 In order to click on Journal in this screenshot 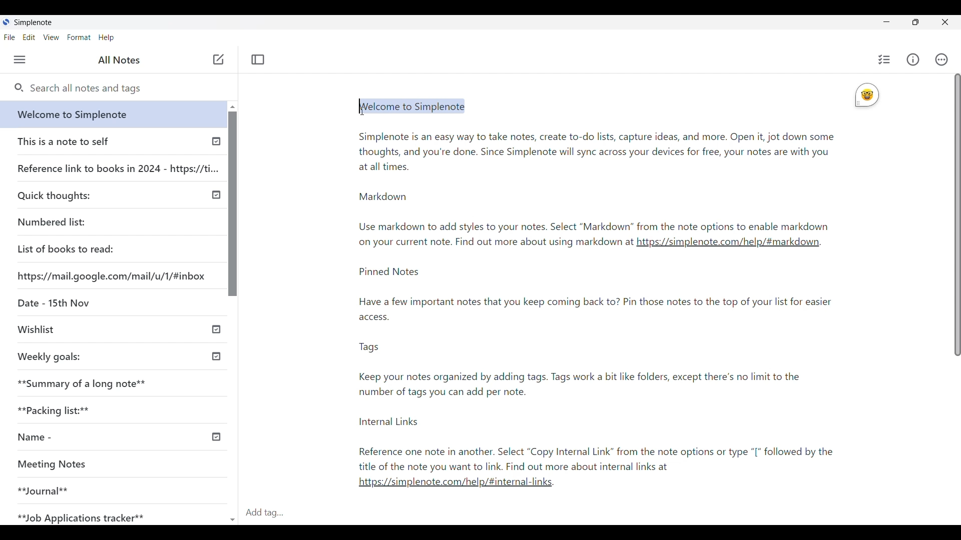, I will do `click(43, 490)`.